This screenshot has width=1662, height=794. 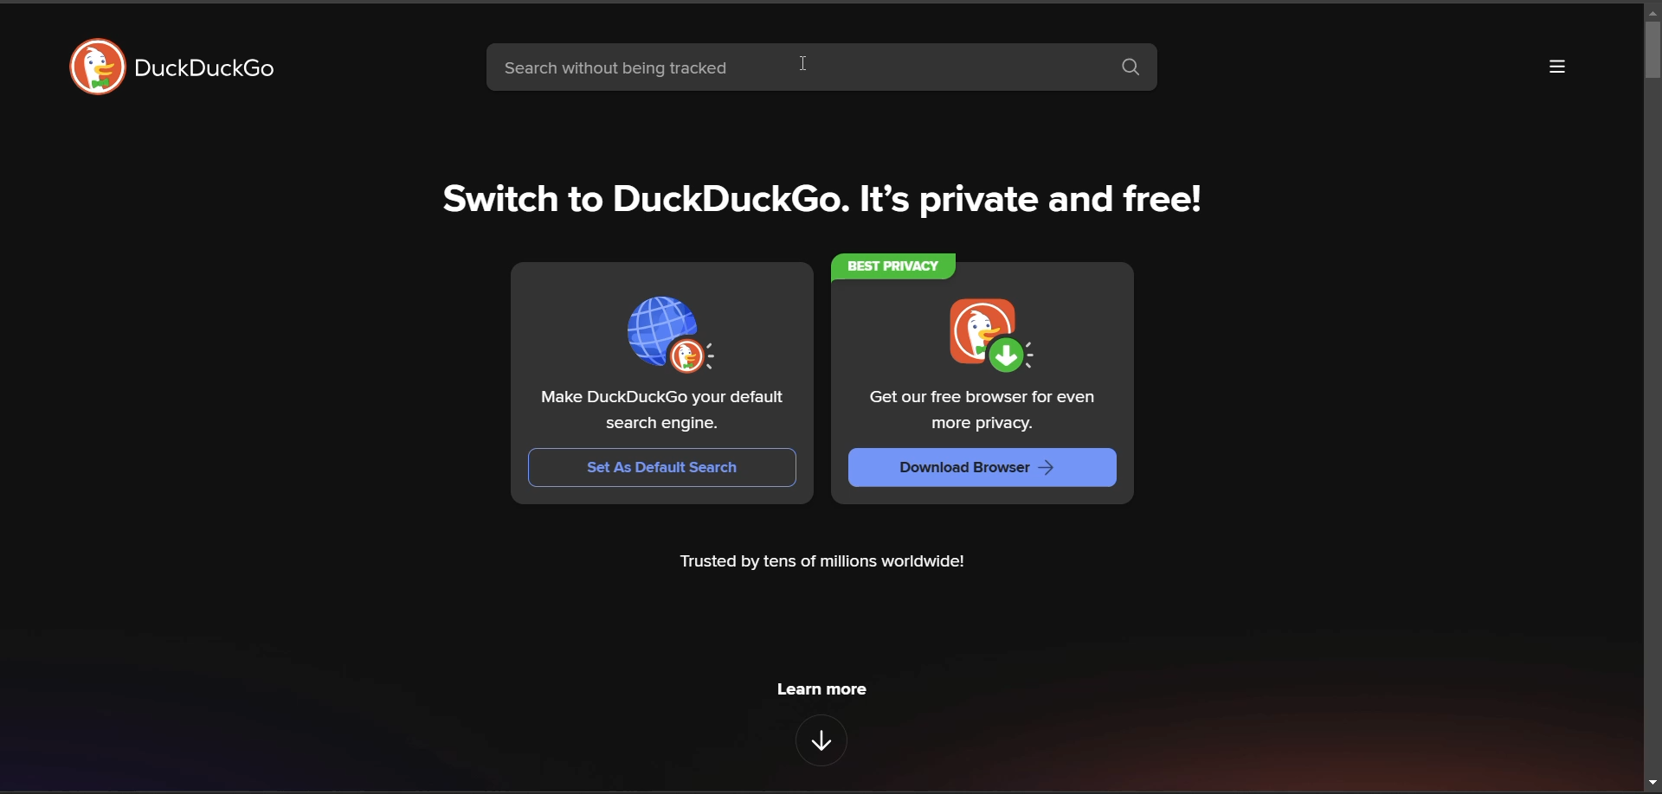 I want to click on search button, so click(x=1132, y=70).